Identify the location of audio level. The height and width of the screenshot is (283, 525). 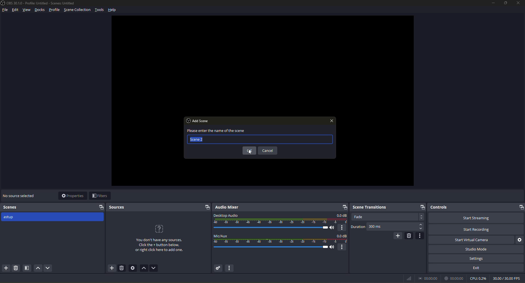
(281, 221).